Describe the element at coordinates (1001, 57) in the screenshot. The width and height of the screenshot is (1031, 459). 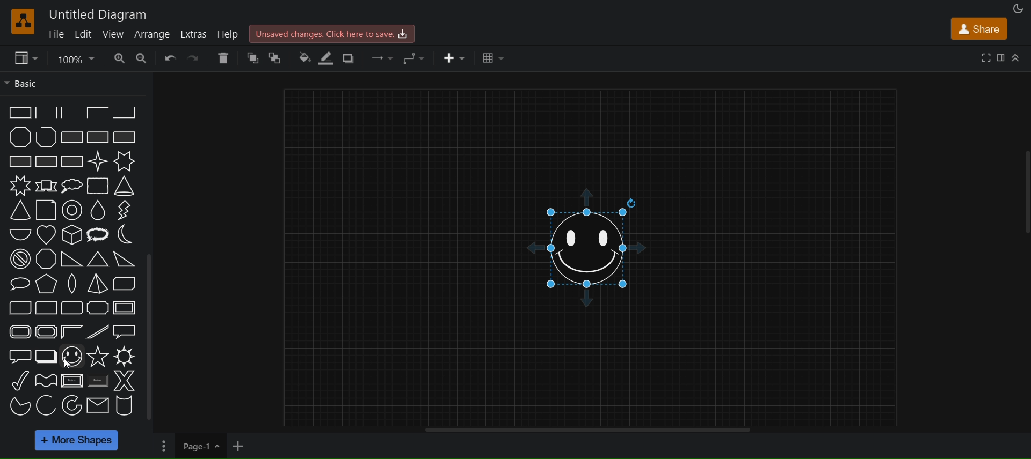
I see `format` at that location.